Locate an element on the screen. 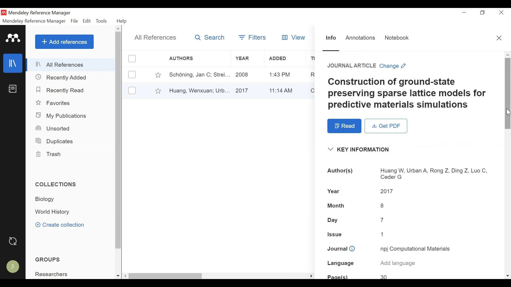  Recently Read is located at coordinates (63, 91).